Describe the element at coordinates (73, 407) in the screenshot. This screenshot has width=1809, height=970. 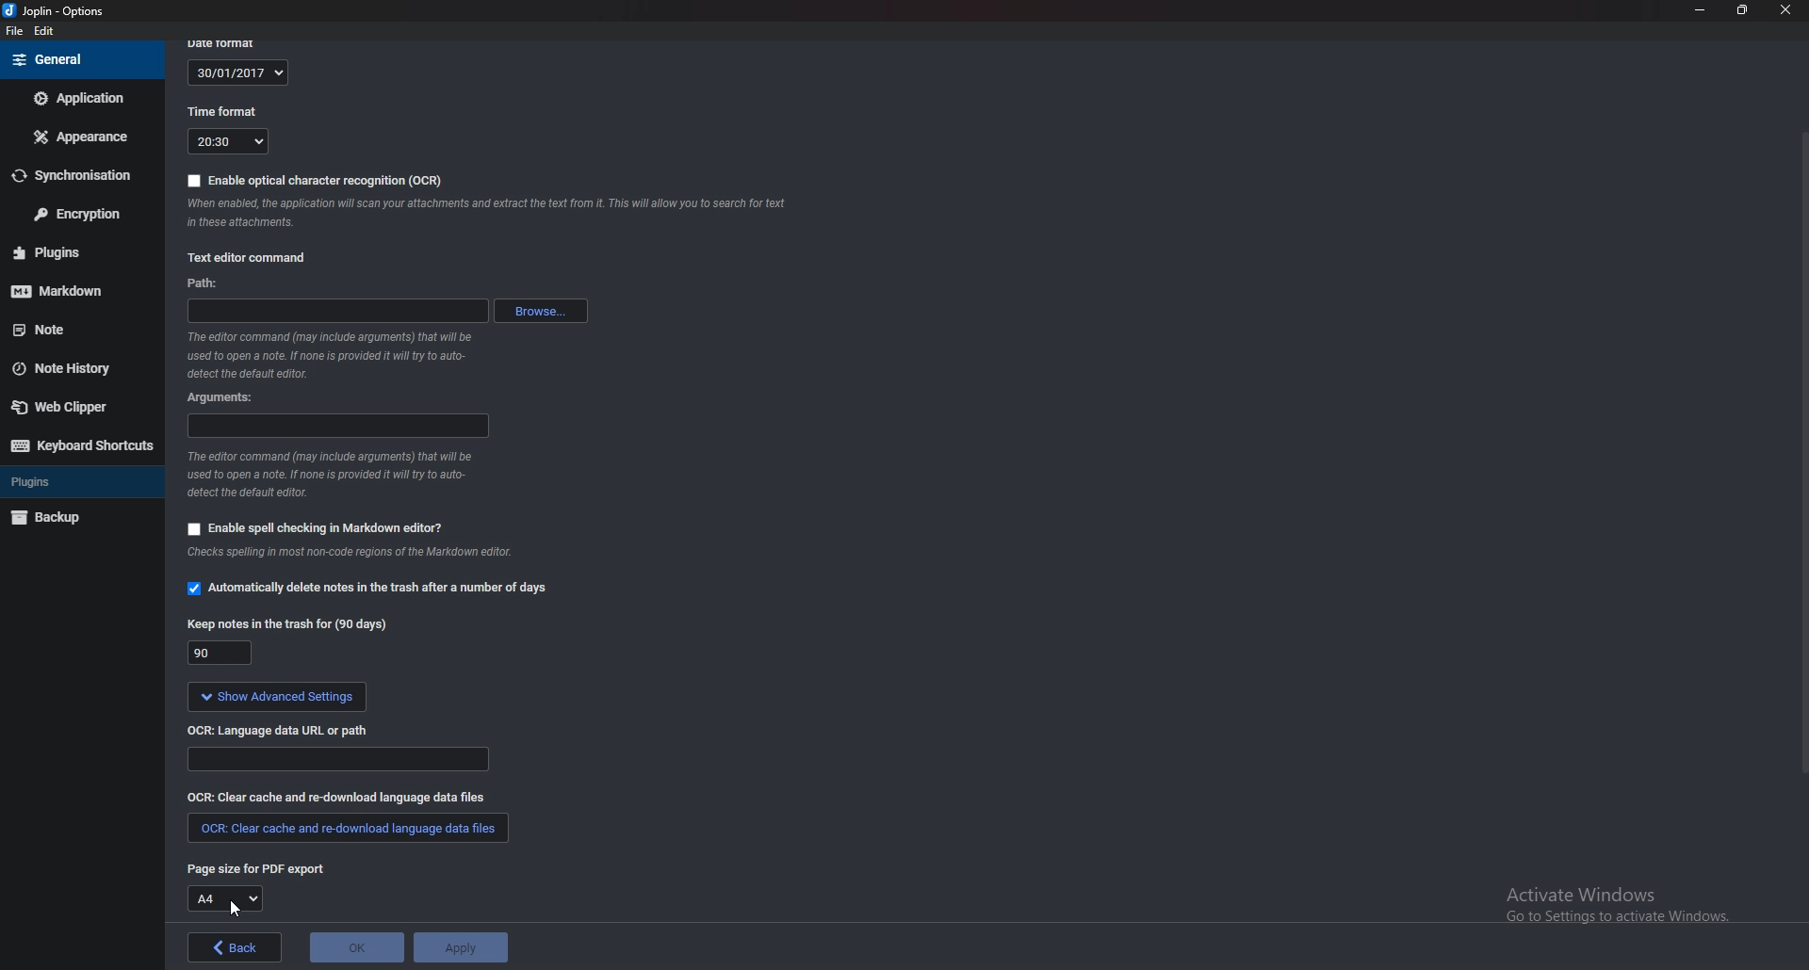
I see `Web clipper` at that location.